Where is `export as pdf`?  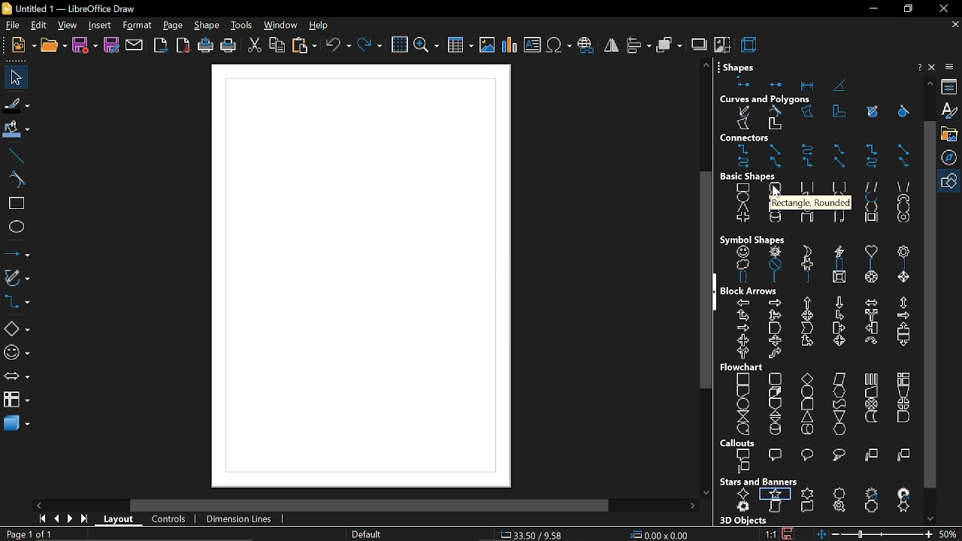 export as pdf is located at coordinates (183, 45).